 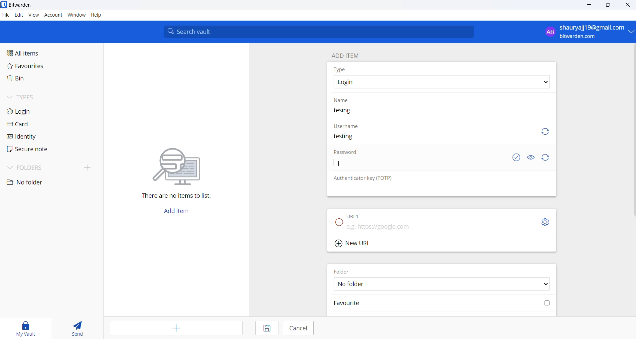 I want to click on otp input box, so click(x=439, y=190).